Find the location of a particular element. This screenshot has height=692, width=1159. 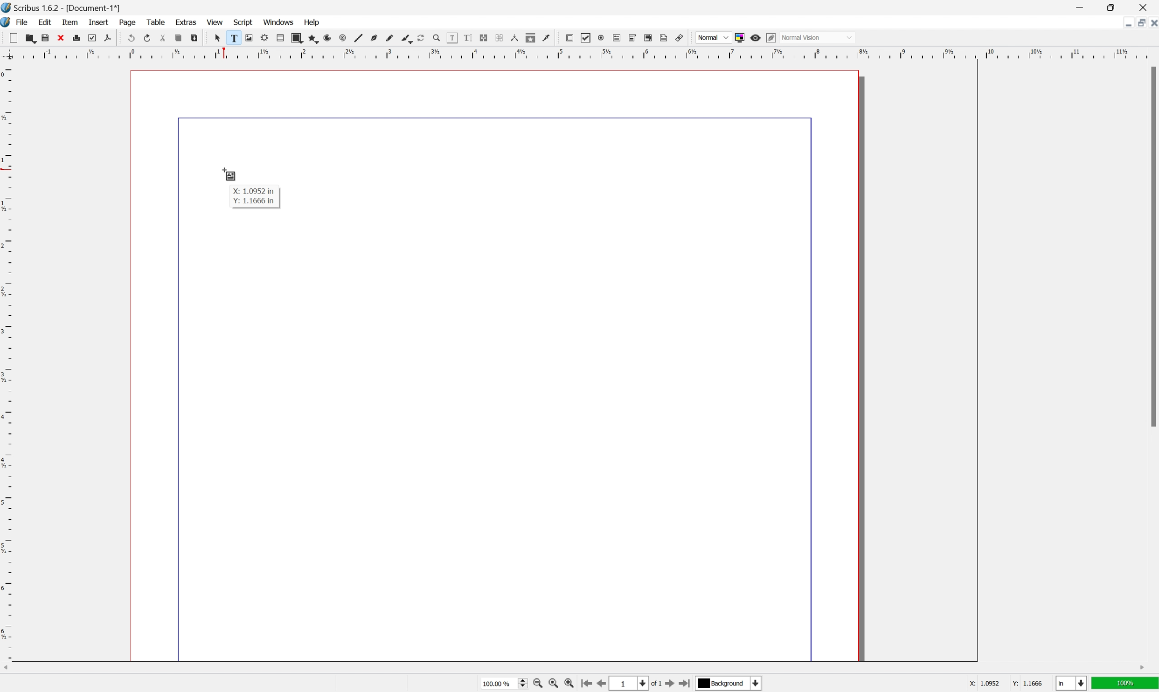

toggle color management system is located at coordinates (738, 38).